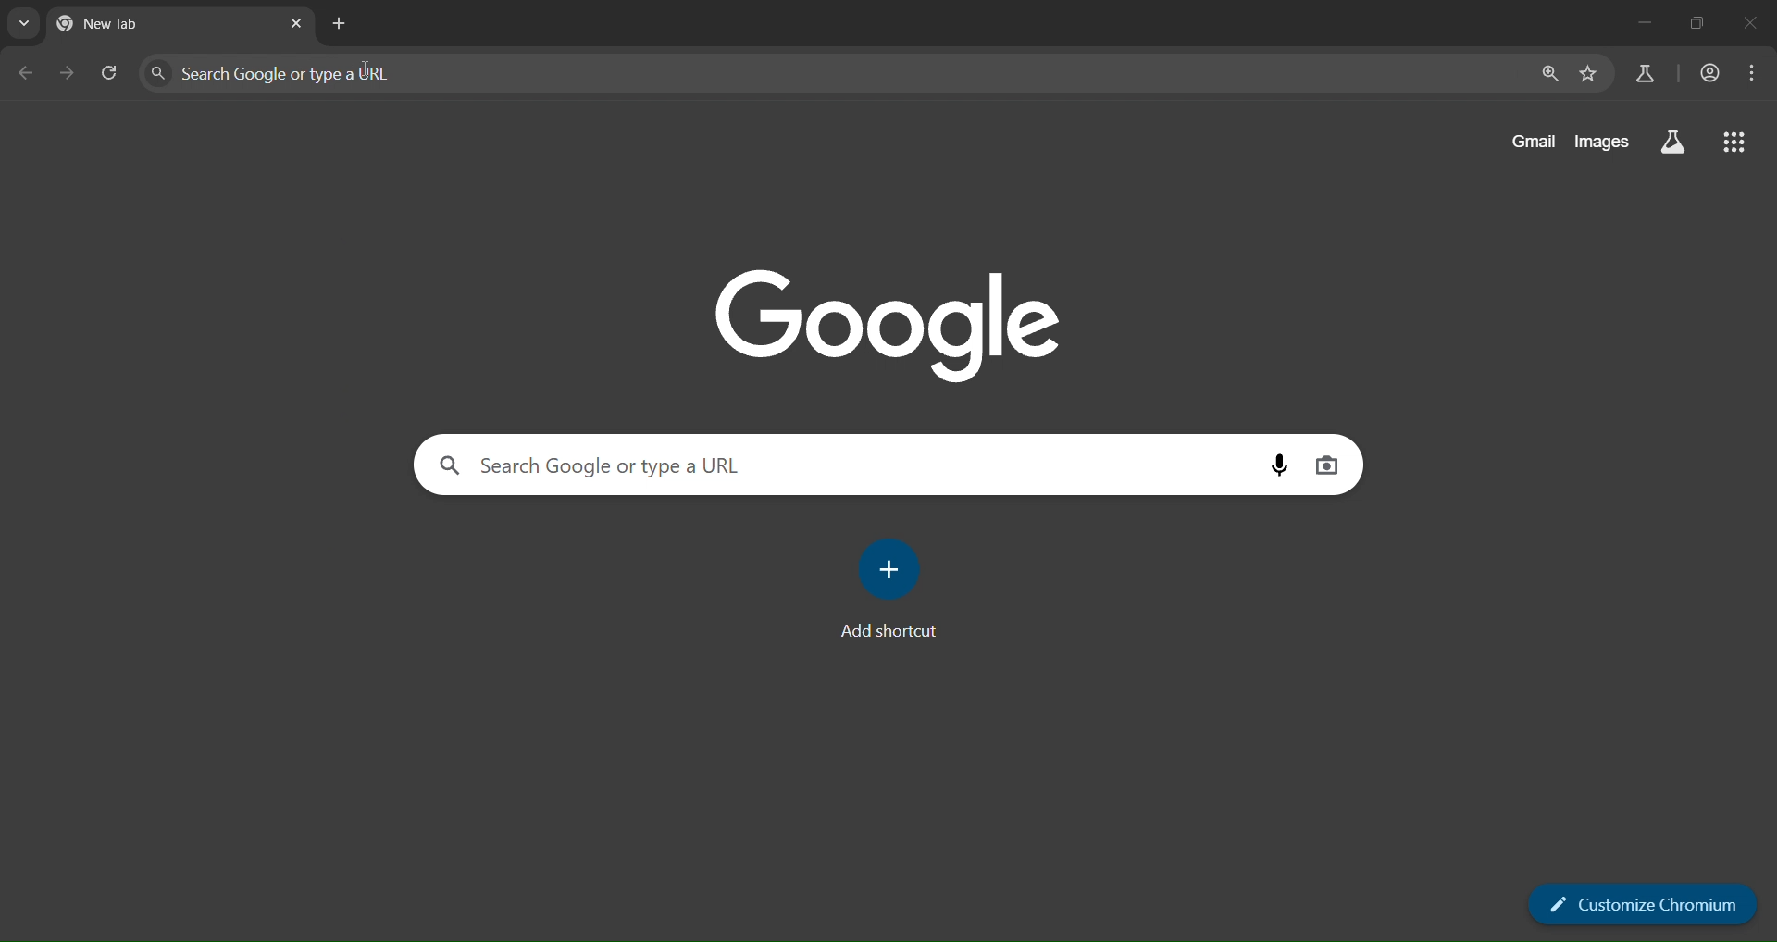  I want to click on image search, so click(1331, 468).